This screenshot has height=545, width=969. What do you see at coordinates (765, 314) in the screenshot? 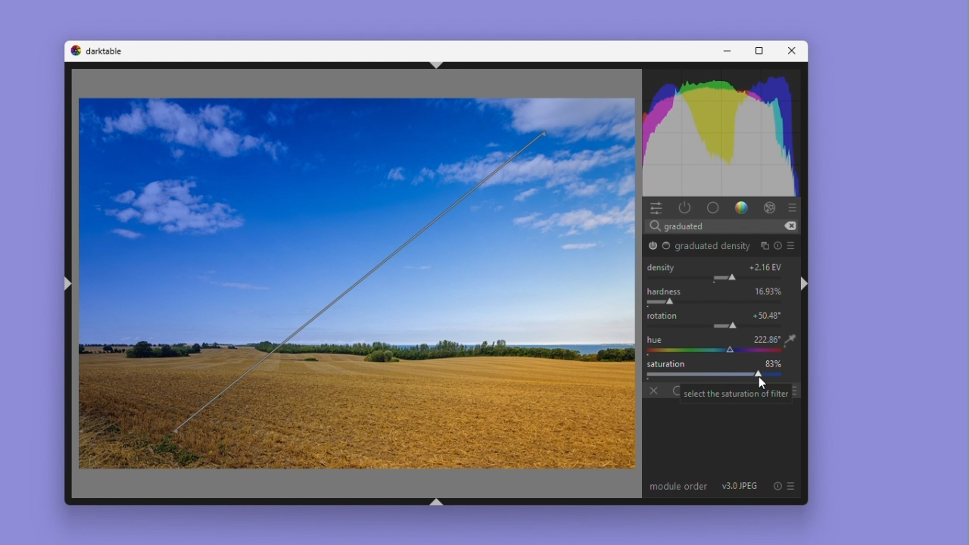
I see `+ 50.48 degrees` at bounding box center [765, 314].